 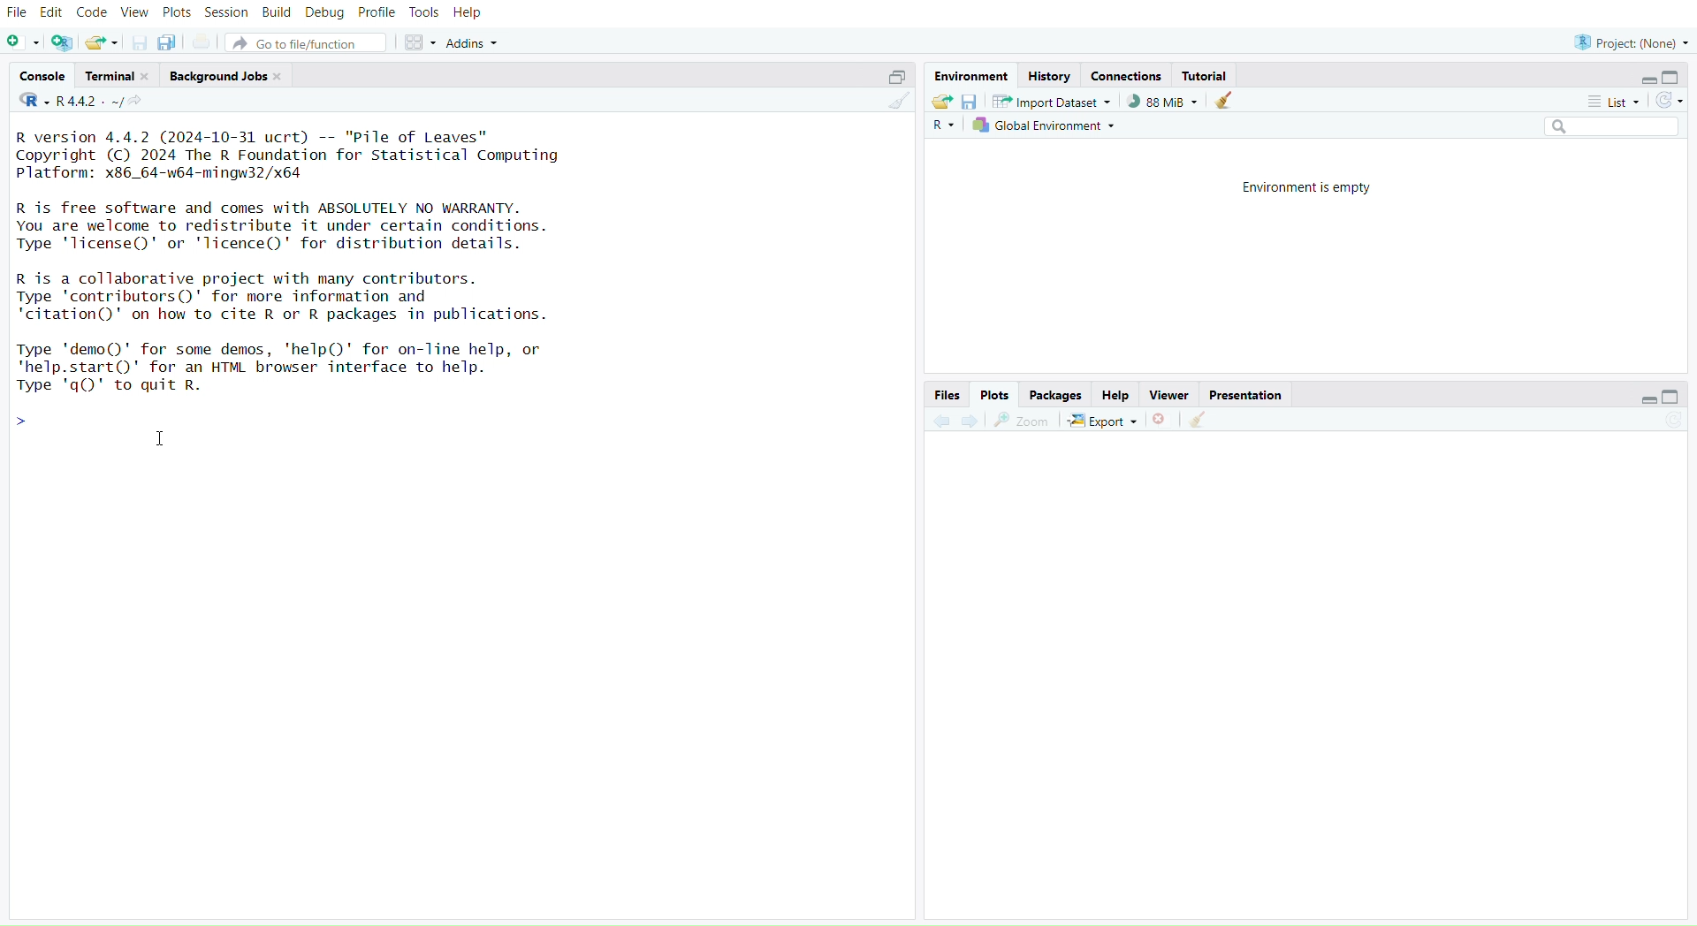 What do you see at coordinates (943, 394) in the screenshot?
I see `files` at bounding box center [943, 394].